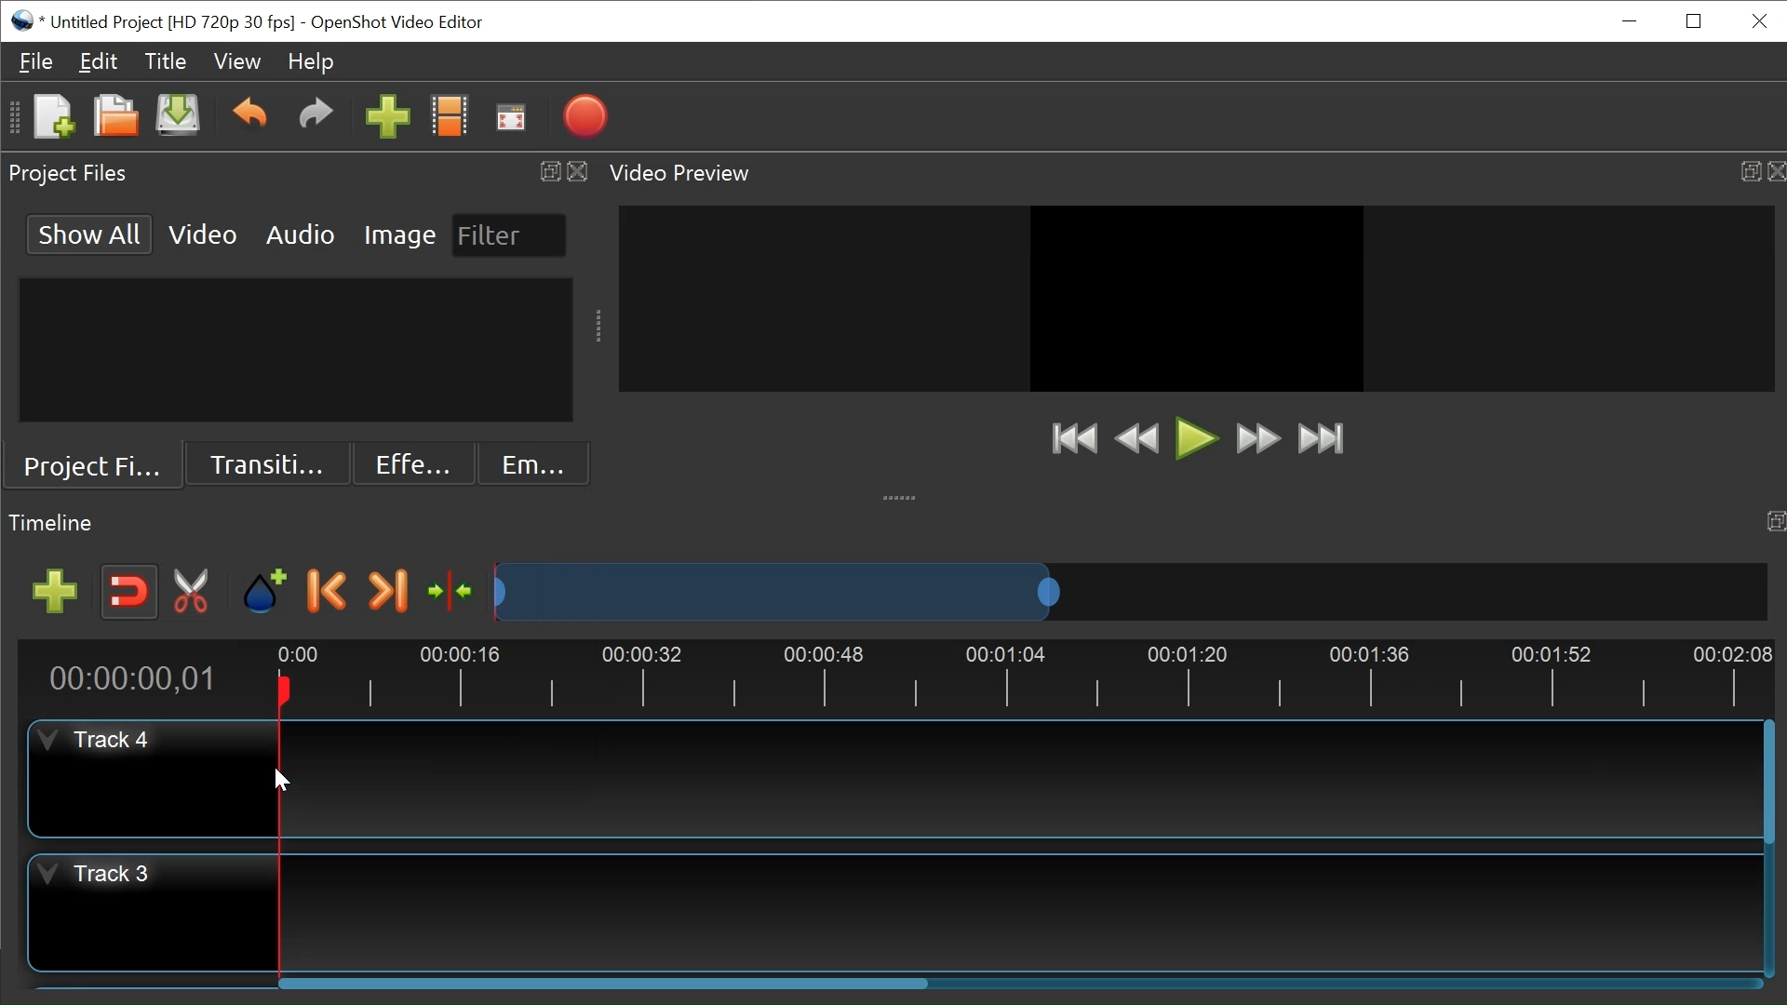  Describe the element at coordinates (401, 234) in the screenshot. I see `Image` at that location.